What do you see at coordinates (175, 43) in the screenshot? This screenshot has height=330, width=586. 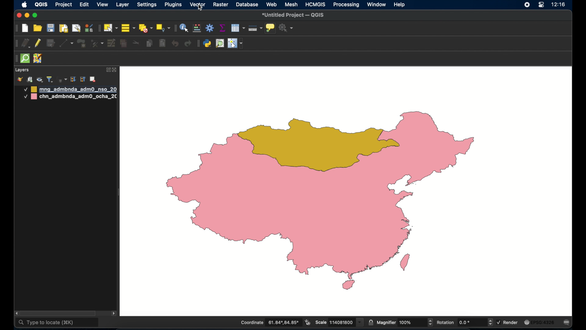 I see `undo` at bounding box center [175, 43].